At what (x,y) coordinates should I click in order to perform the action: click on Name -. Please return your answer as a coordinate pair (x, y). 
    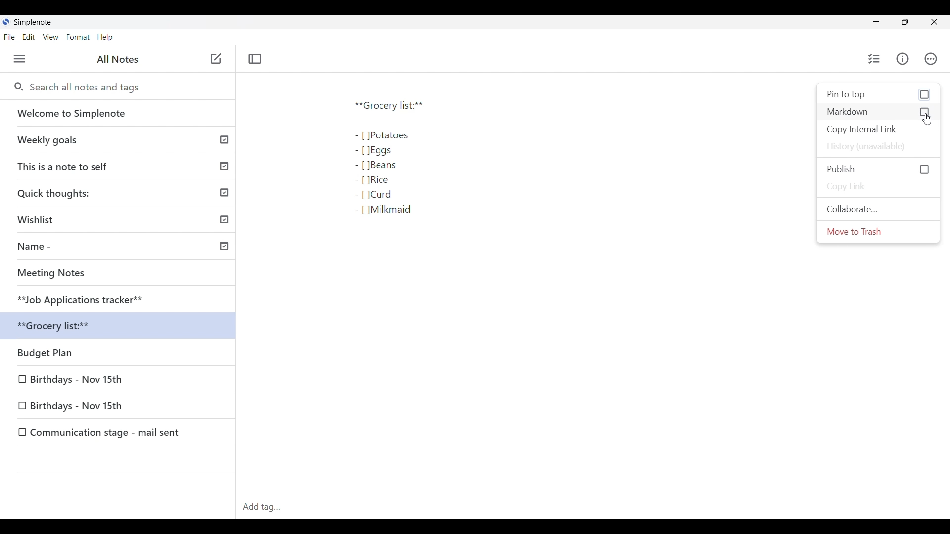
    Looking at the image, I should click on (122, 248).